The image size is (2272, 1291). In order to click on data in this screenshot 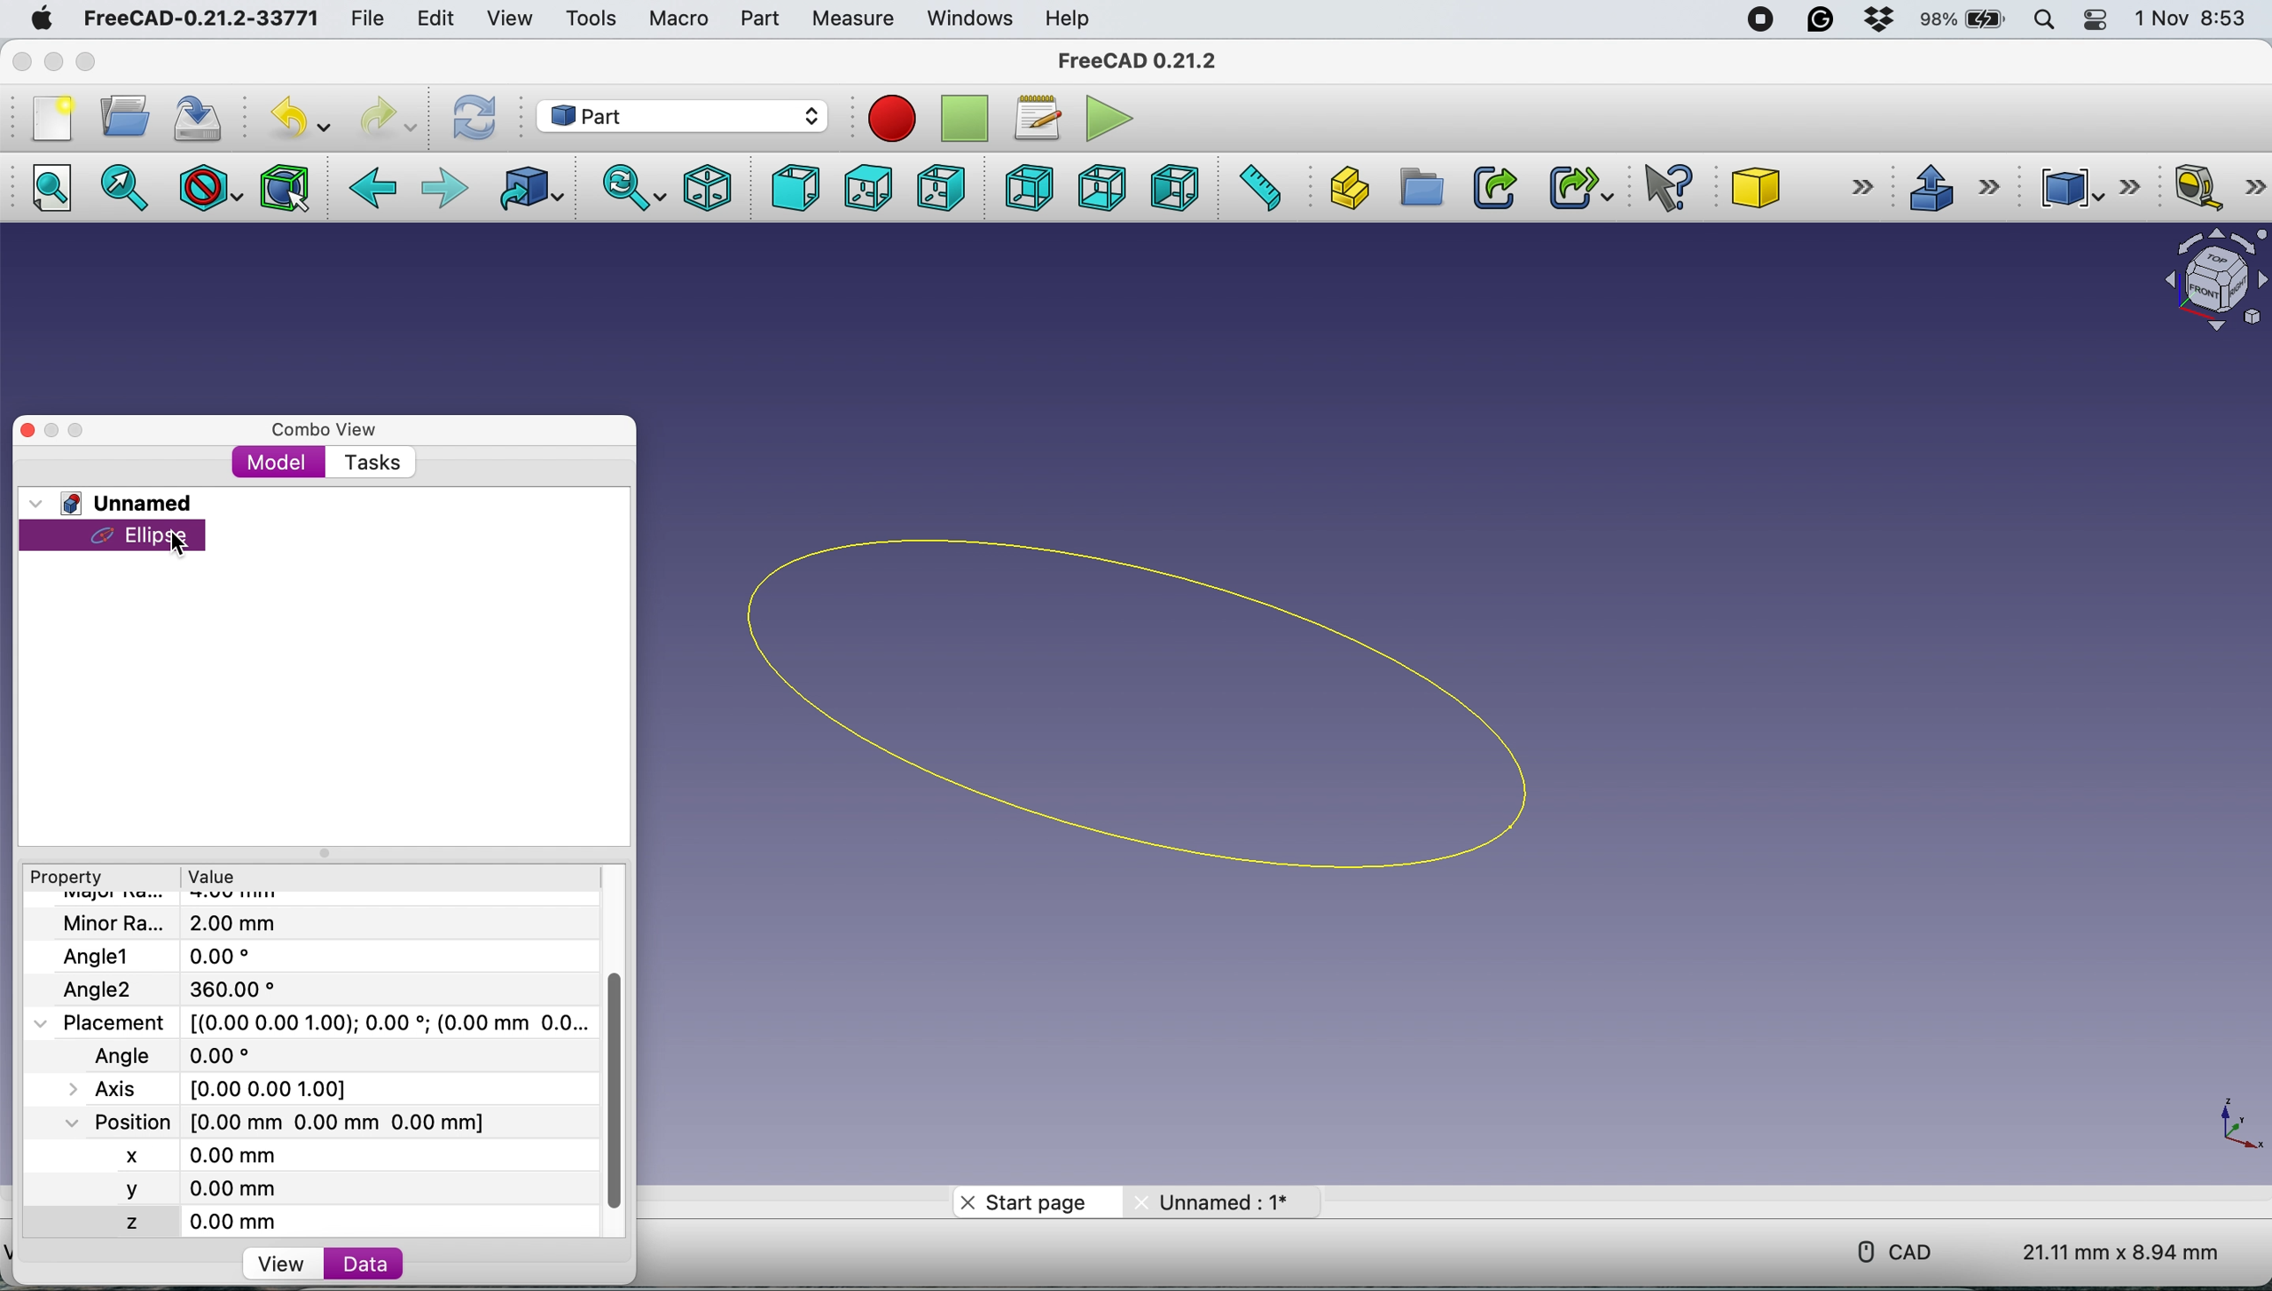, I will do `click(365, 1264)`.